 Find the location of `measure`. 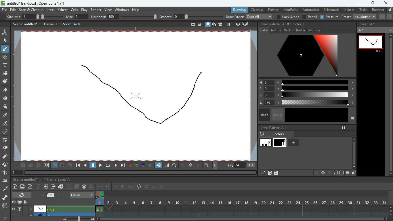

measure is located at coordinates (5, 132).